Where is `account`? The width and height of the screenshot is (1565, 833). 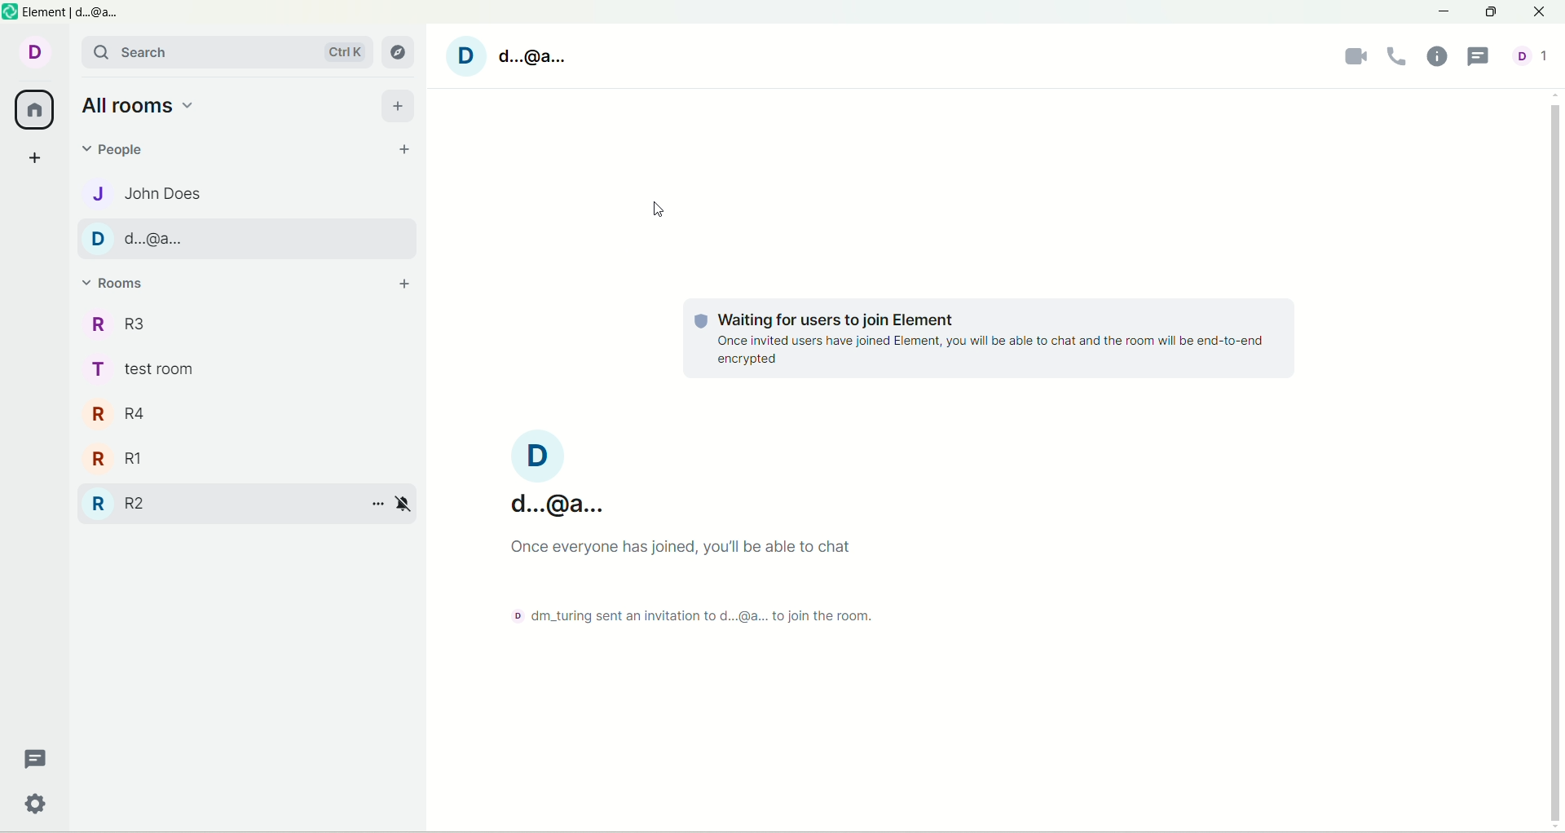
account is located at coordinates (33, 58).